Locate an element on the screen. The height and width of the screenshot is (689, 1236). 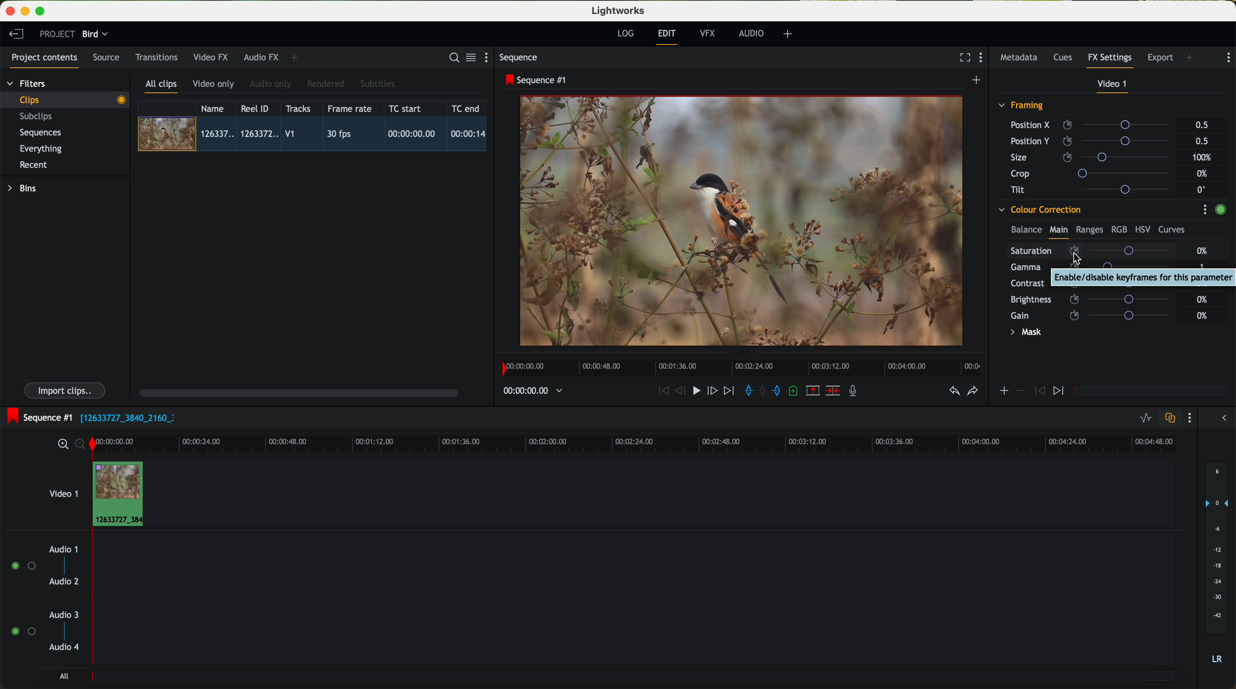
HSV is located at coordinates (1142, 229).